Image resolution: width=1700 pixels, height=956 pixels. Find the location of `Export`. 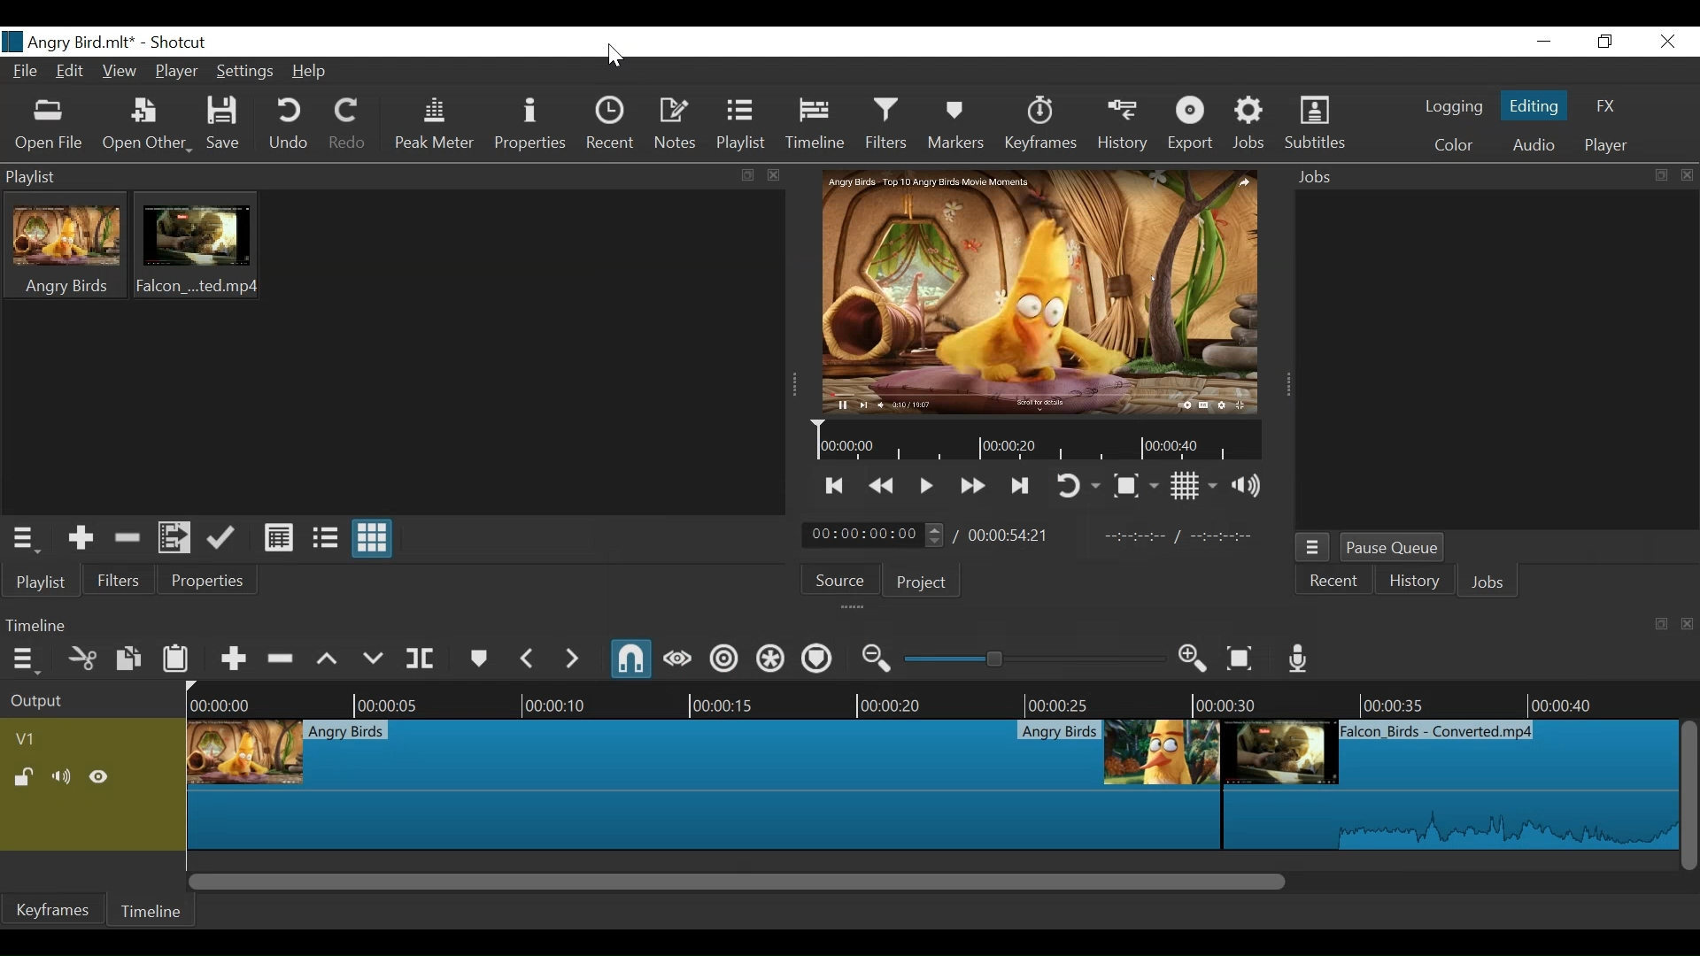

Export is located at coordinates (1191, 124).